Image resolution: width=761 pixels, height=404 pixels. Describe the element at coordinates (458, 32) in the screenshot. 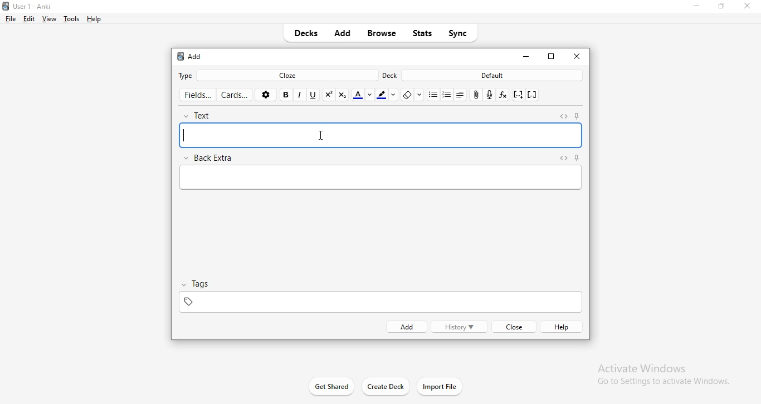

I see `sync` at that location.